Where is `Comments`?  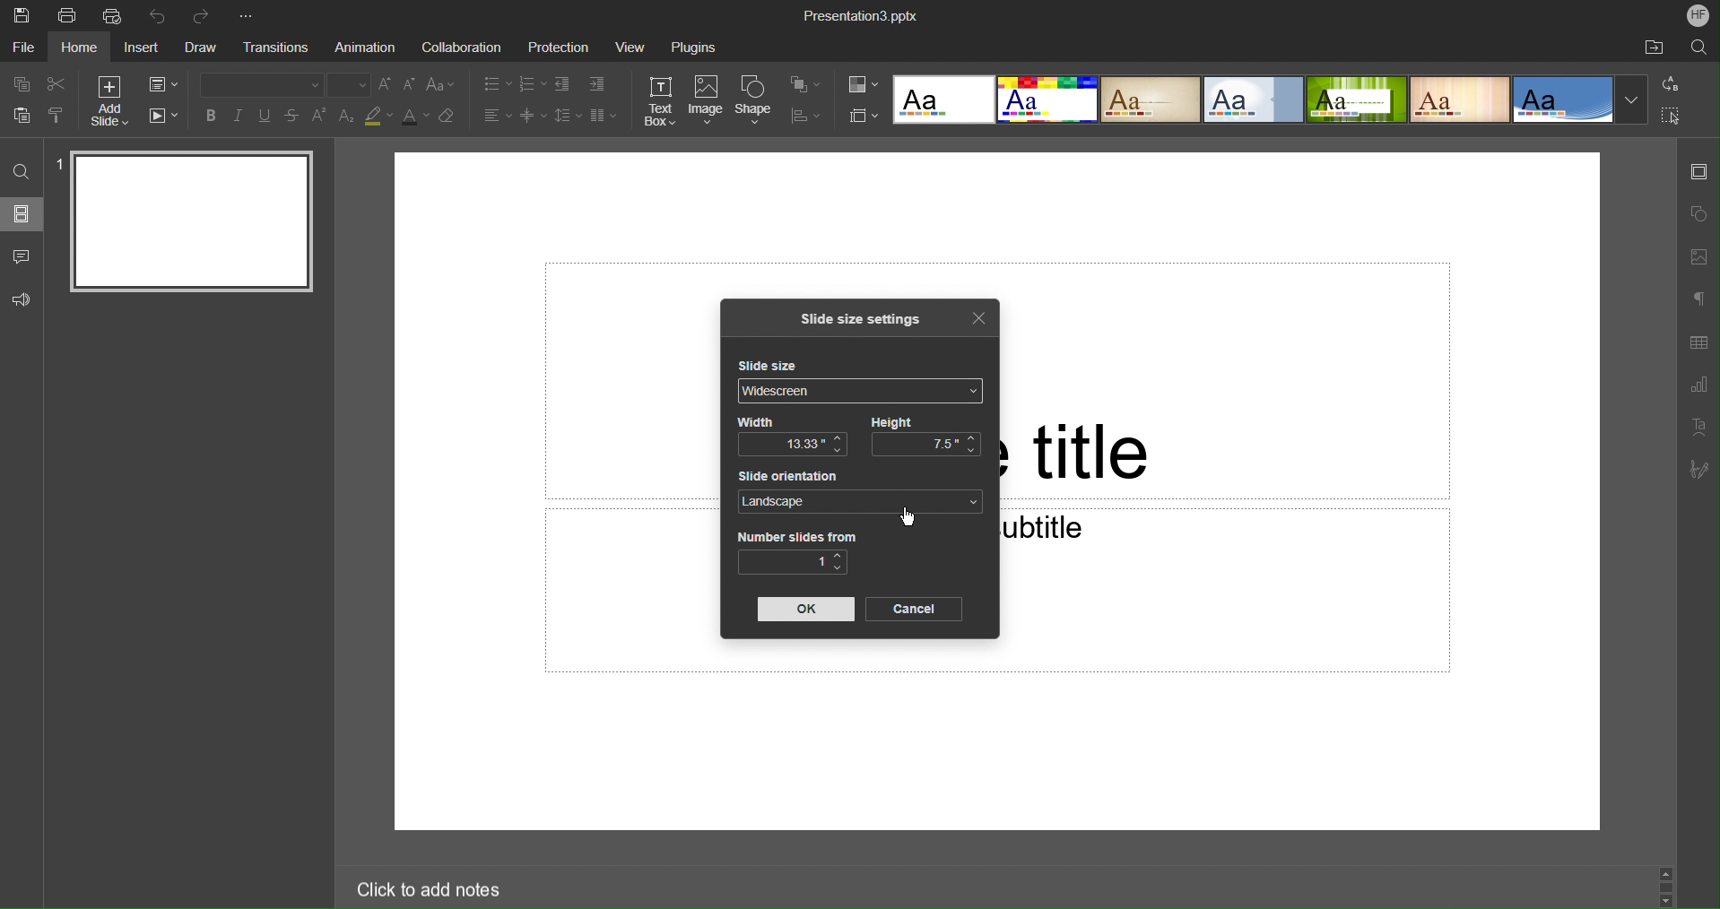 Comments is located at coordinates (20, 255).